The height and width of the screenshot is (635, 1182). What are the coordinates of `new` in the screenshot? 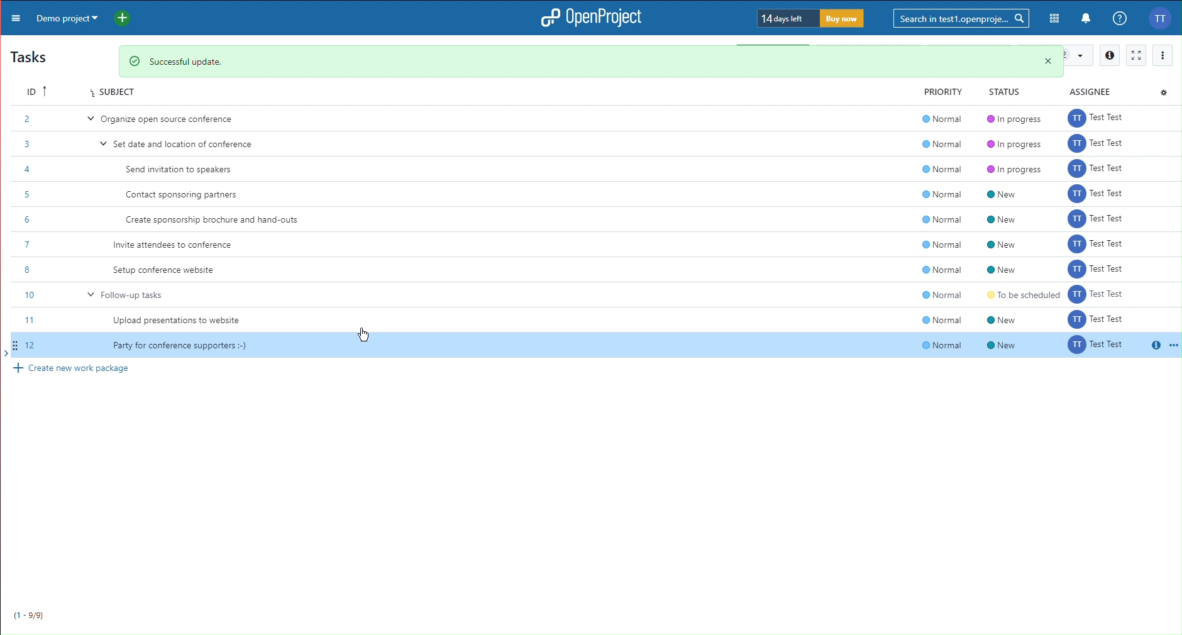 It's located at (1016, 232).